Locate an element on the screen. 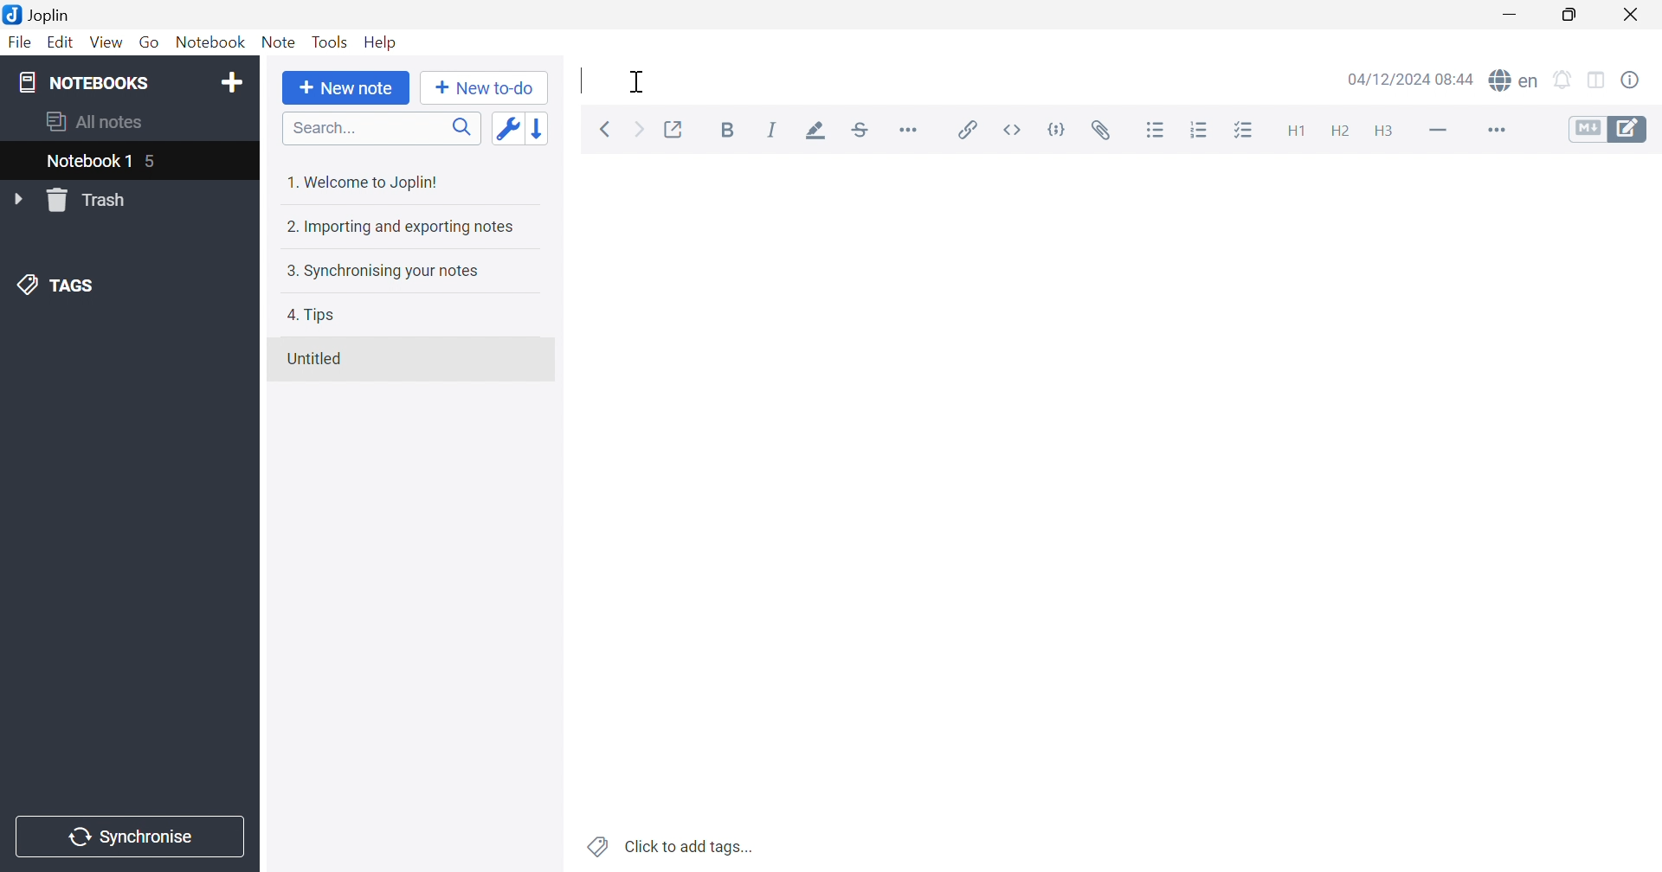  Cursor is located at coordinates (642, 83).